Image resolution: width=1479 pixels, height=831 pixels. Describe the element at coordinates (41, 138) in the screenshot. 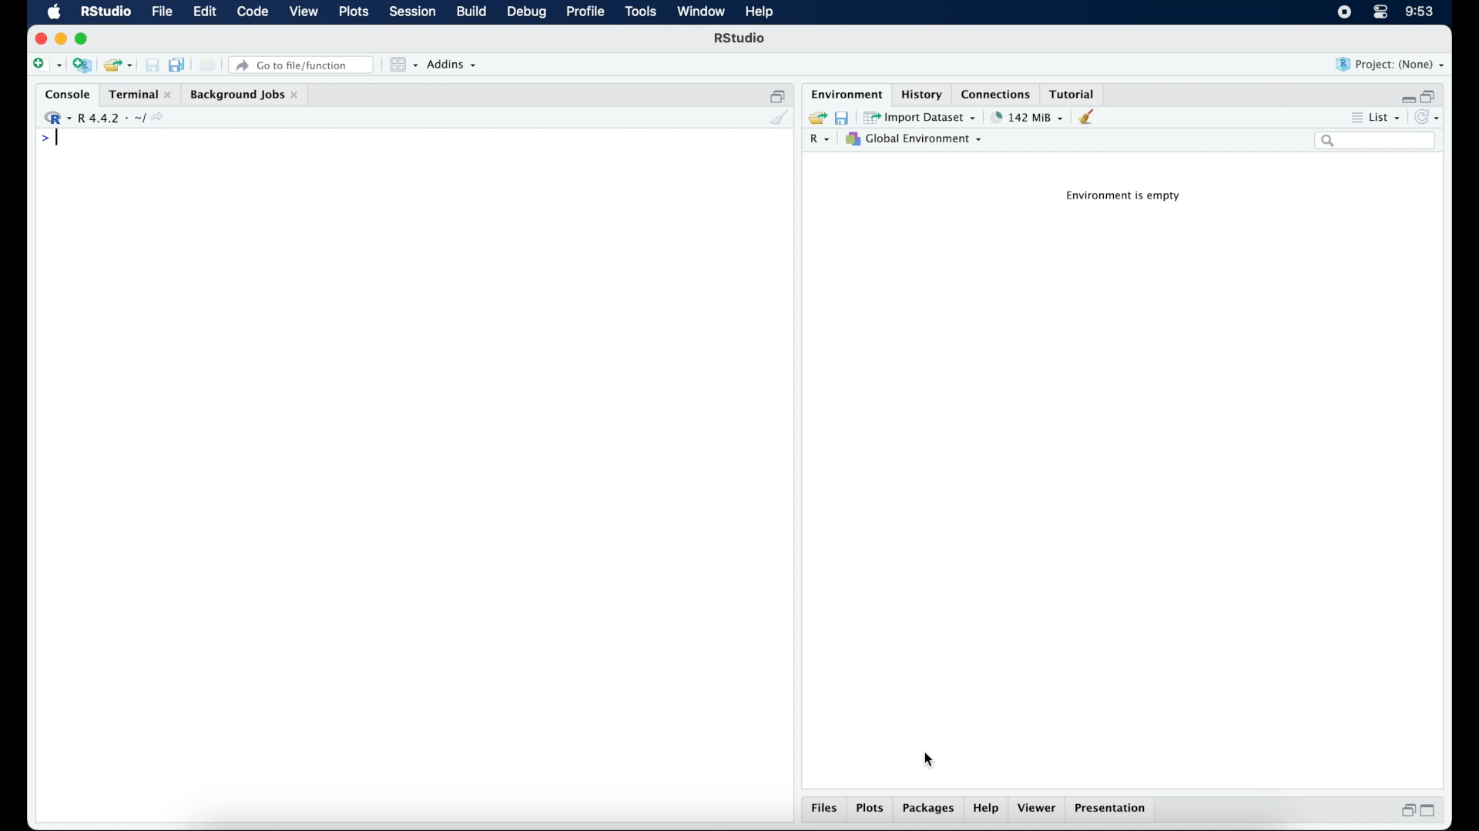

I see `command prompt` at that location.